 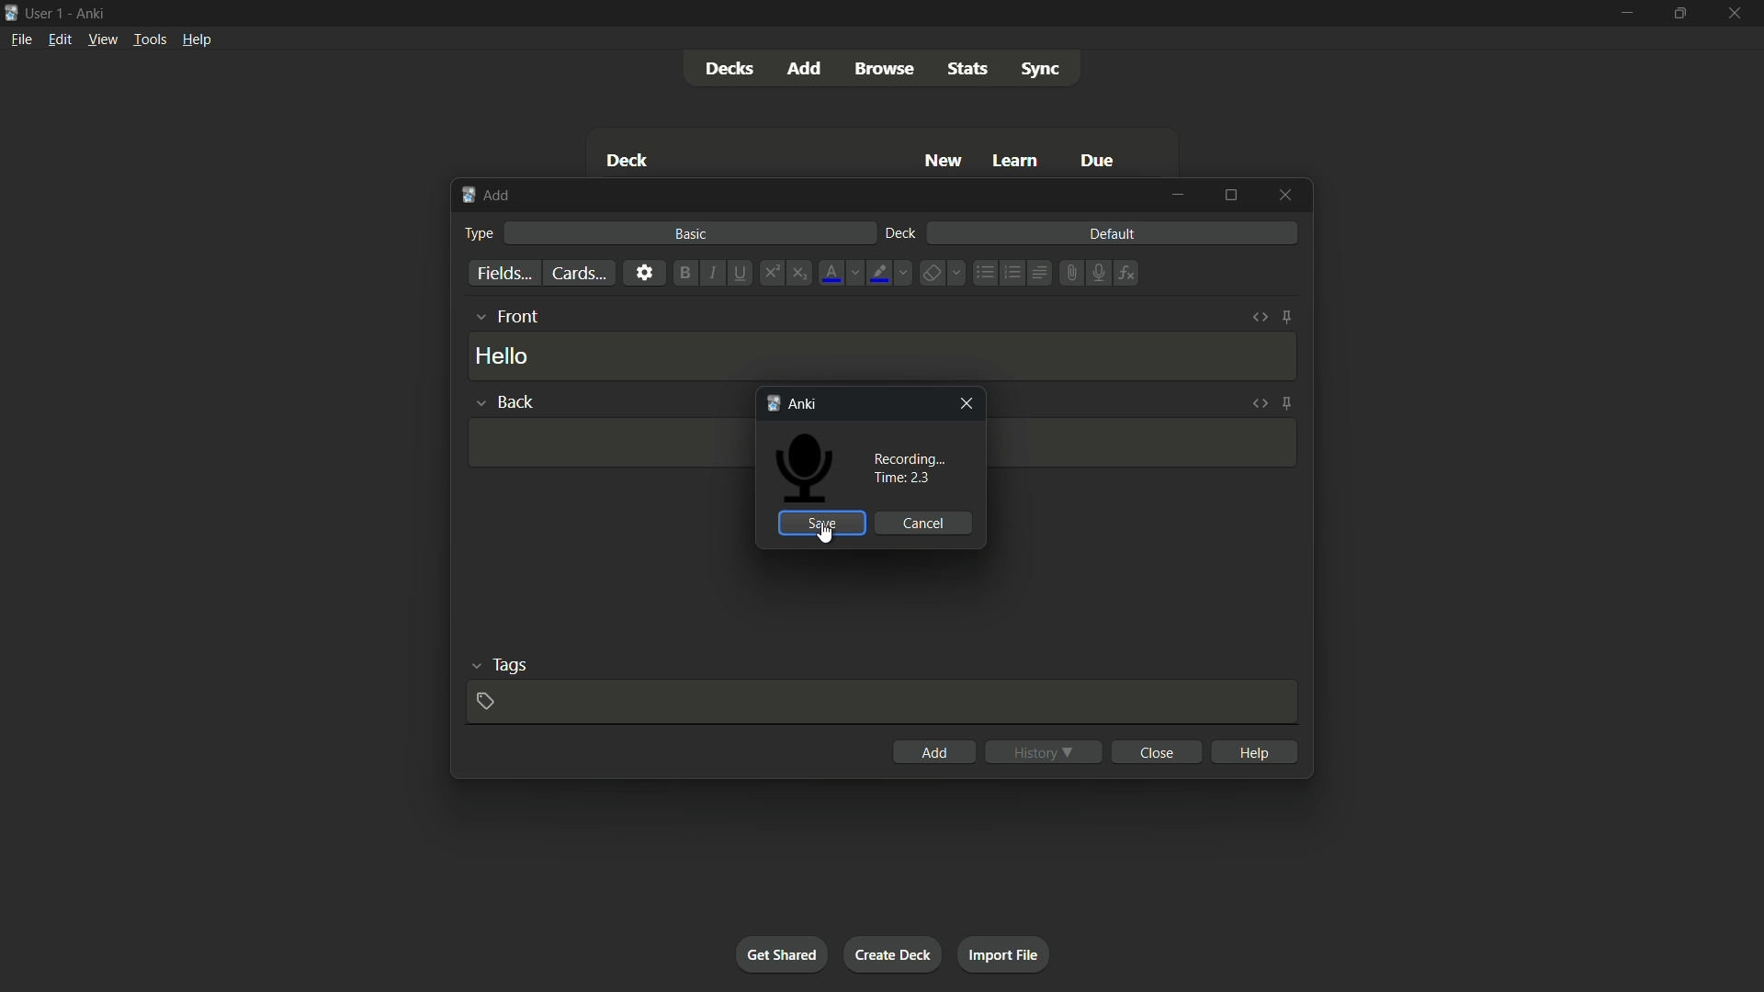 I want to click on close, so click(x=1159, y=751).